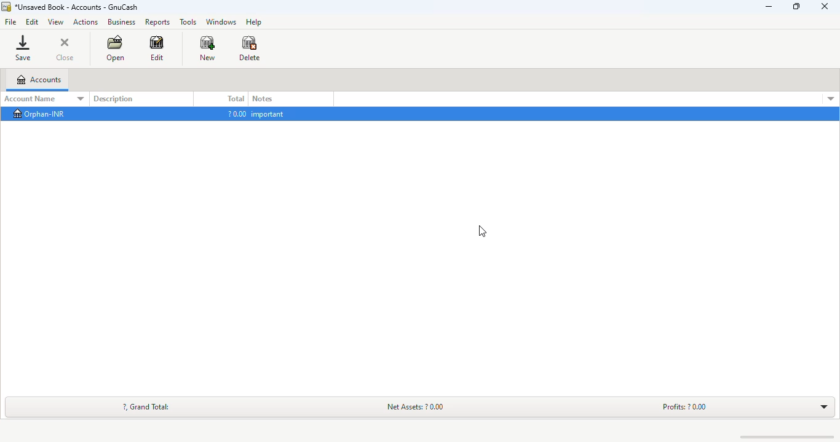 The image size is (840, 442). I want to click on ?, grand total: , so click(146, 407).